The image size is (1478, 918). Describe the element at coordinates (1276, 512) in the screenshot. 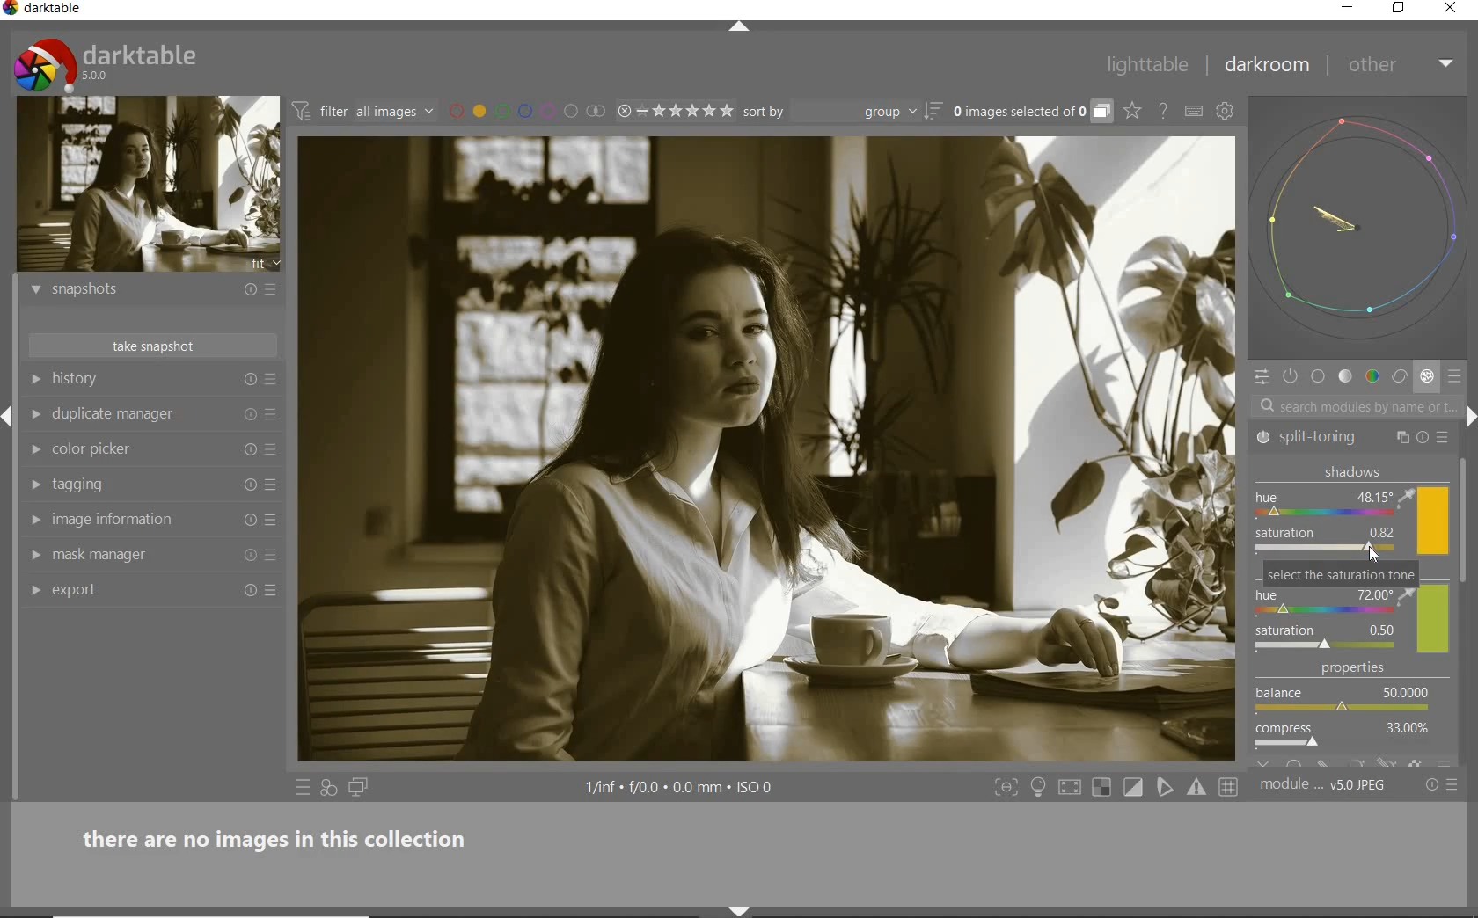

I see `hue slider moved towards the orange-brown area` at that location.